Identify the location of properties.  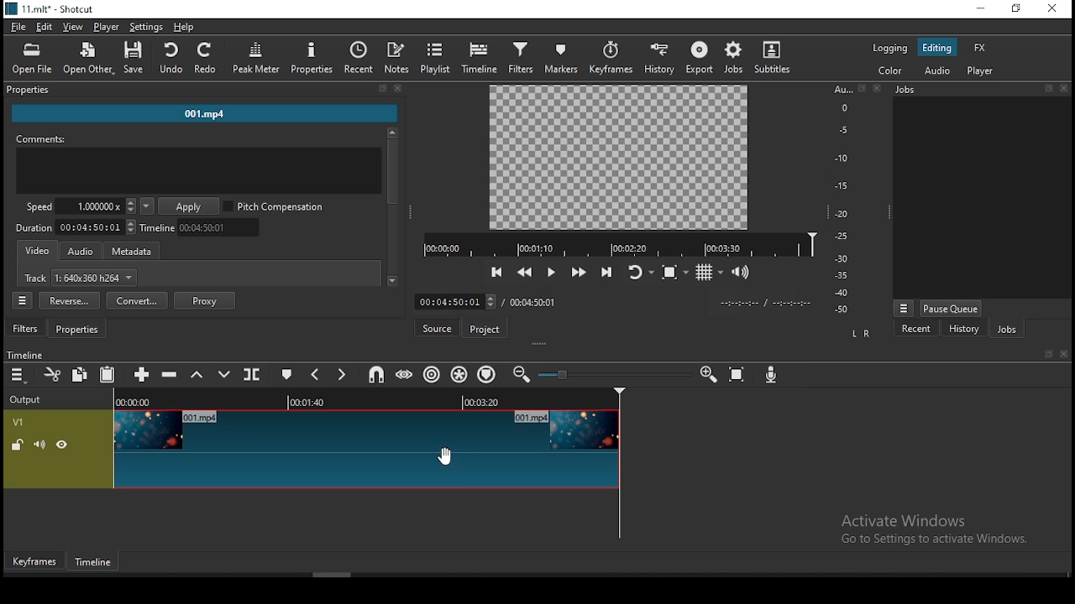
(76, 330).